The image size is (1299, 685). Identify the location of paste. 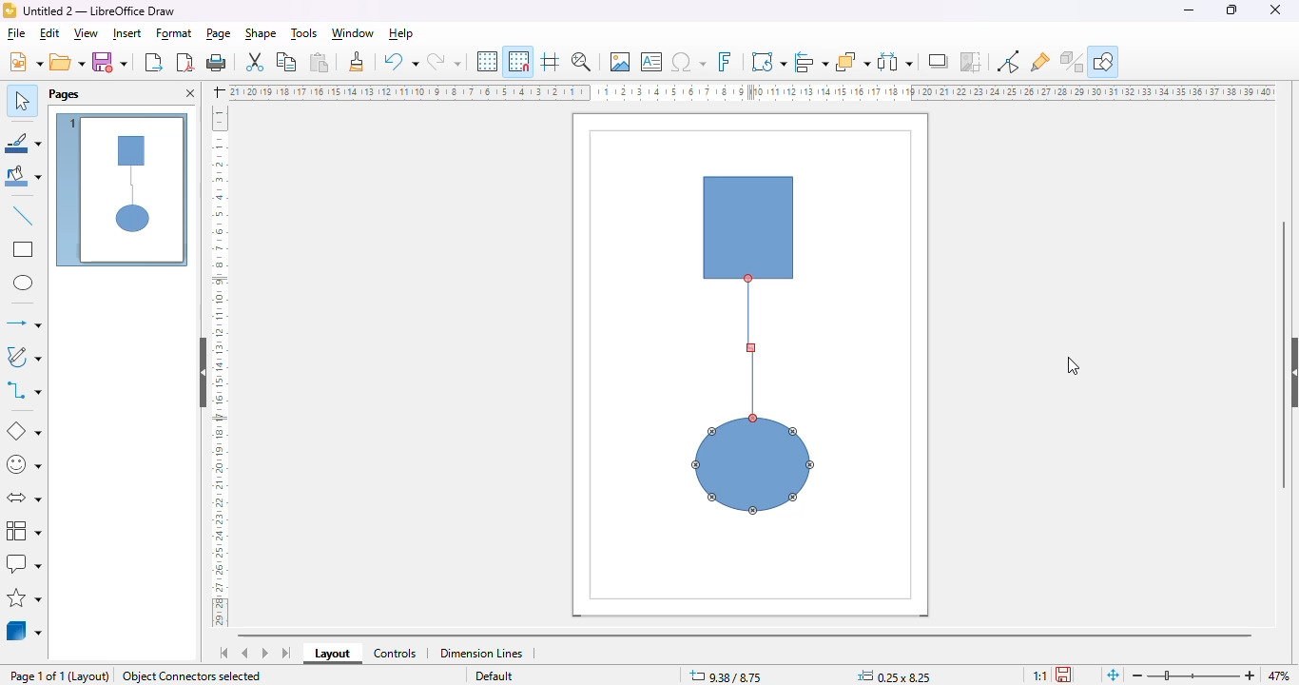
(320, 62).